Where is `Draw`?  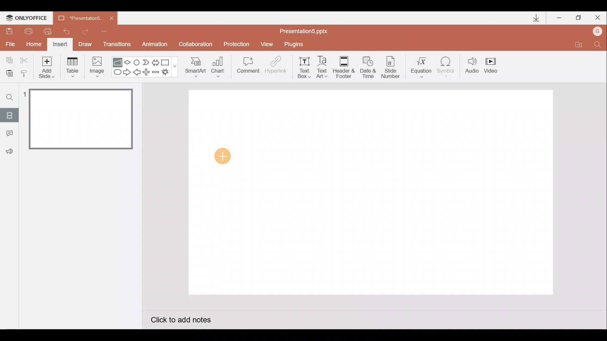
Draw is located at coordinates (85, 44).